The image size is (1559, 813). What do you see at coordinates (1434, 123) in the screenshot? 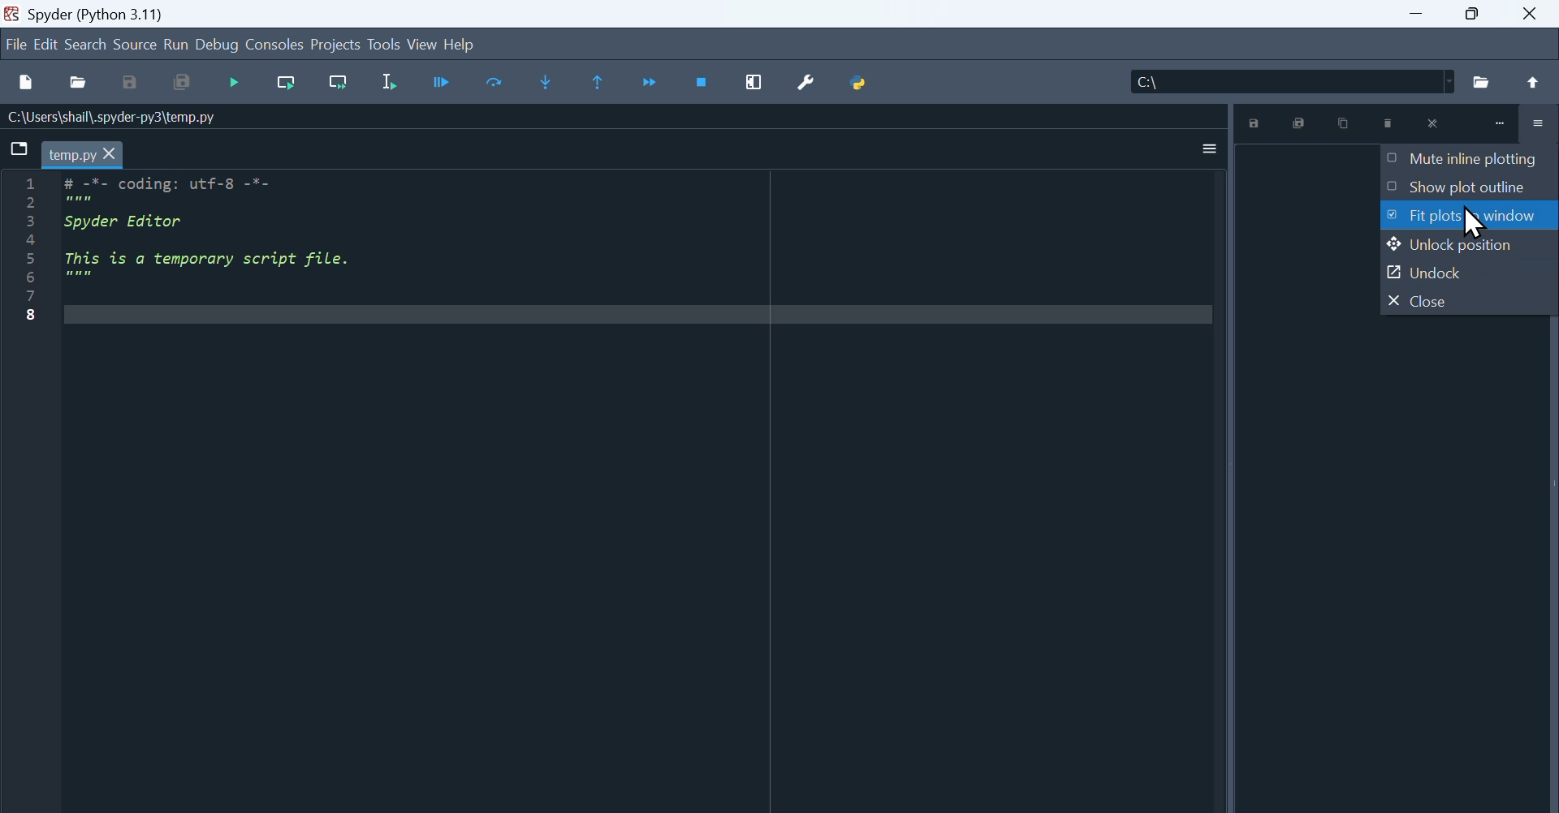
I see `close` at bounding box center [1434, 123].